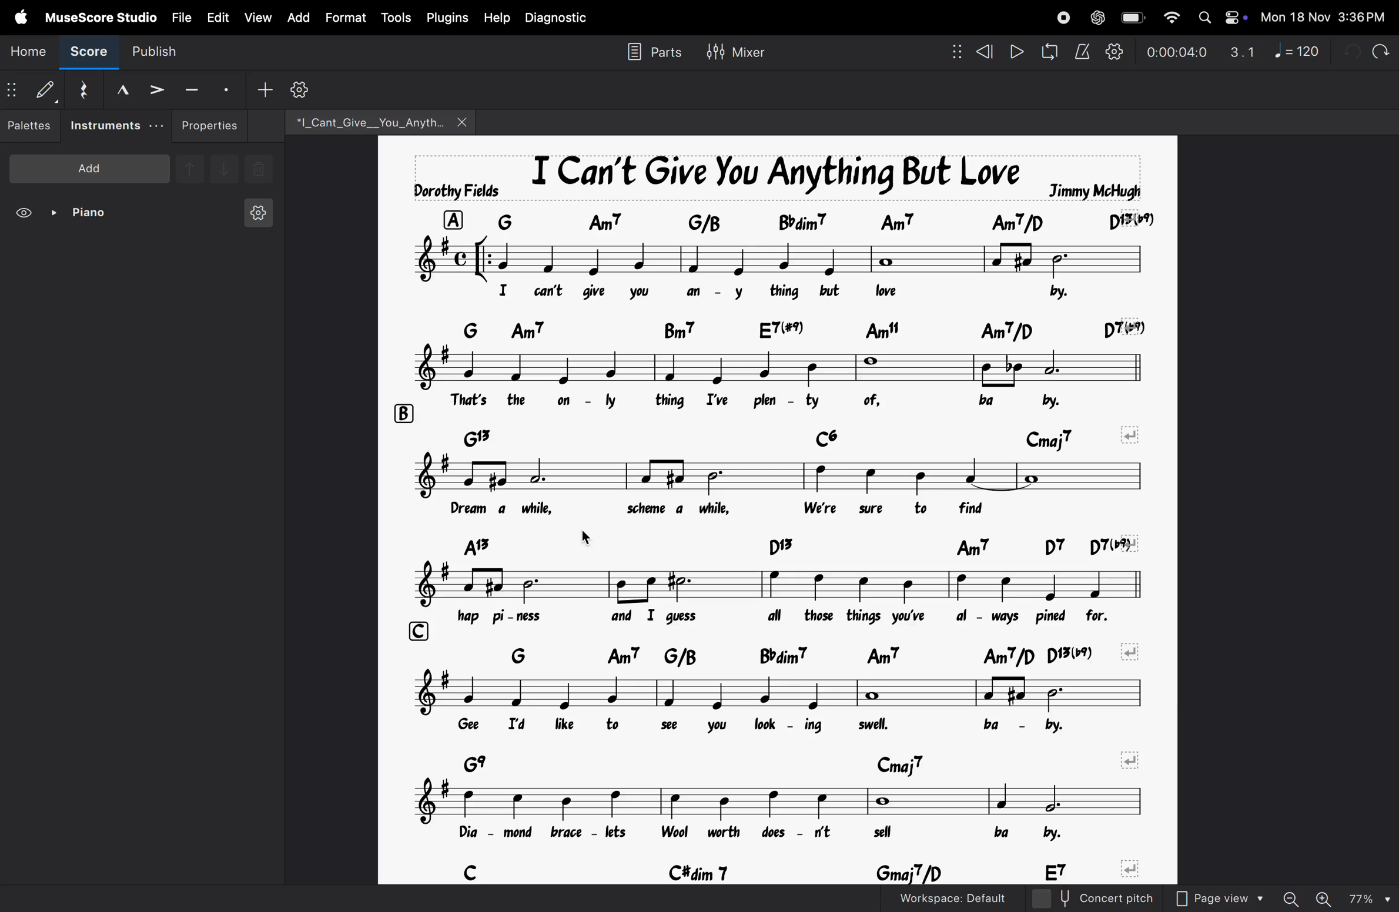 The height and width of the screenshot is (912, 1399). What do you see at coordinates (819, 656) in the screenshot?
I see `chord symbols` at bounding box center [819, 656].